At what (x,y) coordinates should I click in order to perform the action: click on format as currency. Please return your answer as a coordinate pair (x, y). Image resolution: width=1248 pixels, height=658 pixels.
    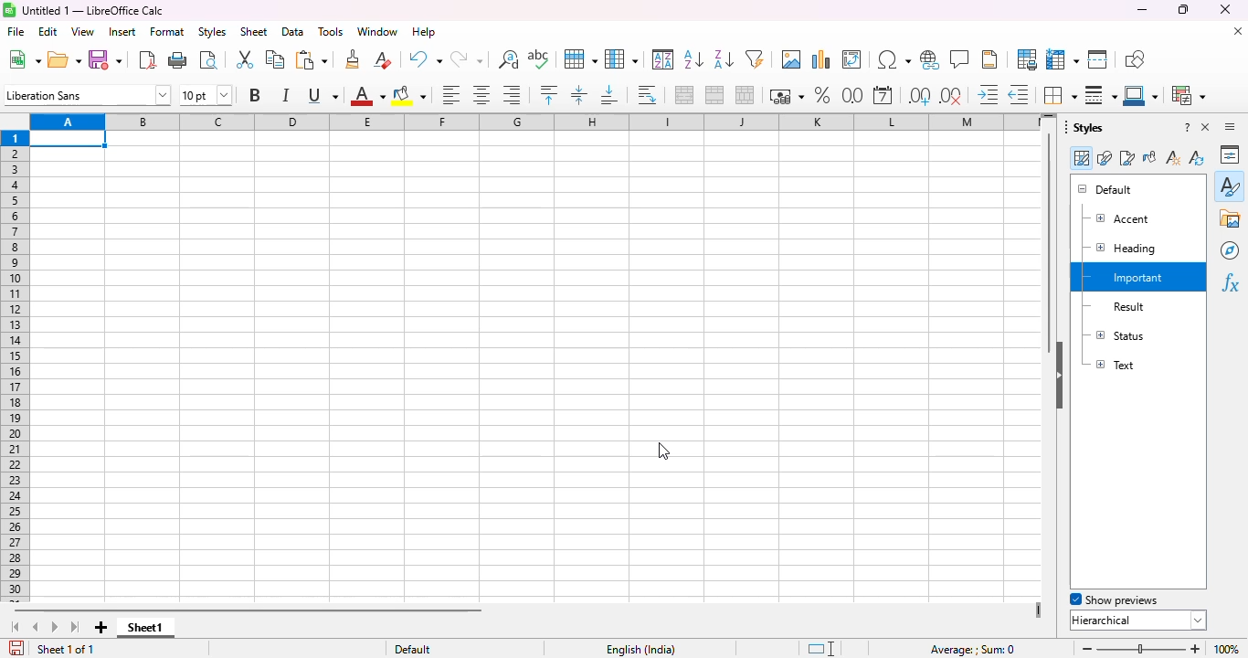
    Looking at the image, I should click on (786, 95).